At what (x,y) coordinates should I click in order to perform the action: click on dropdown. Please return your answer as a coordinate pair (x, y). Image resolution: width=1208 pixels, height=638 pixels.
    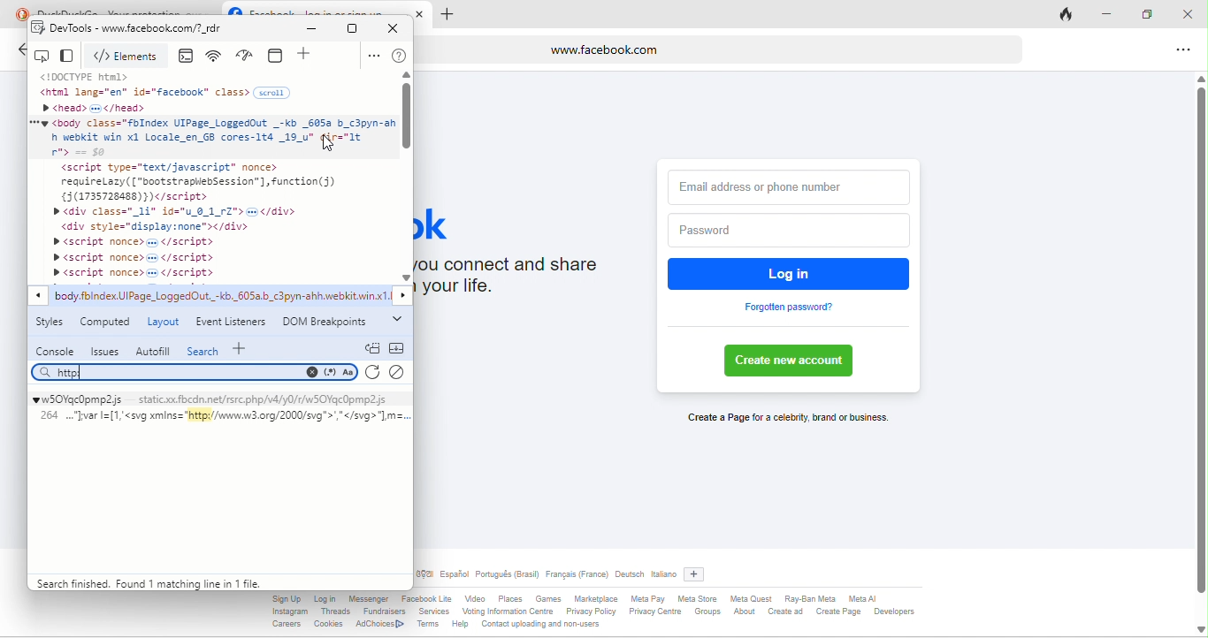
    Looking at the image, I should click on (396, 320).